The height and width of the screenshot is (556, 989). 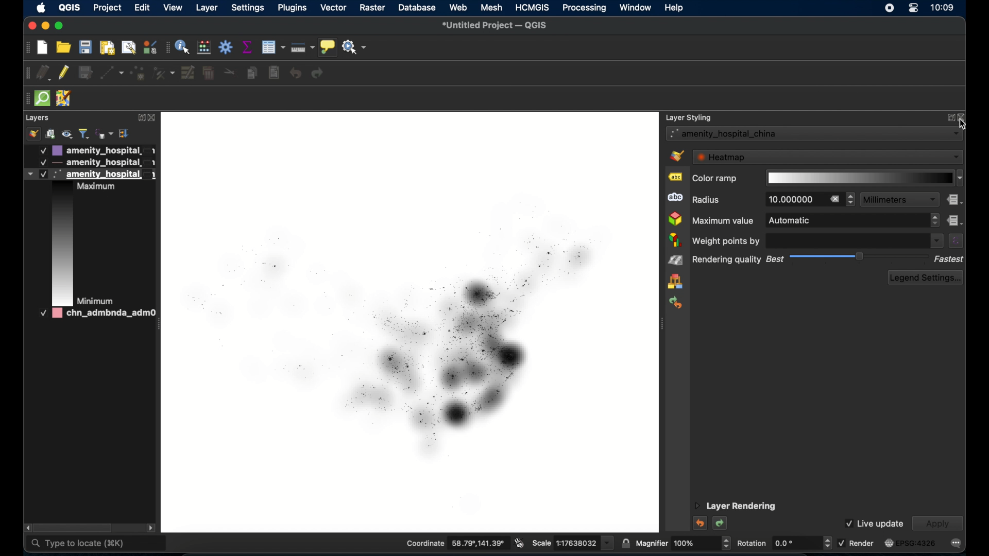 What do you see at coordinates (87, 73) in the screenshot?
I see `save edits` at bounding box center [87, 73].